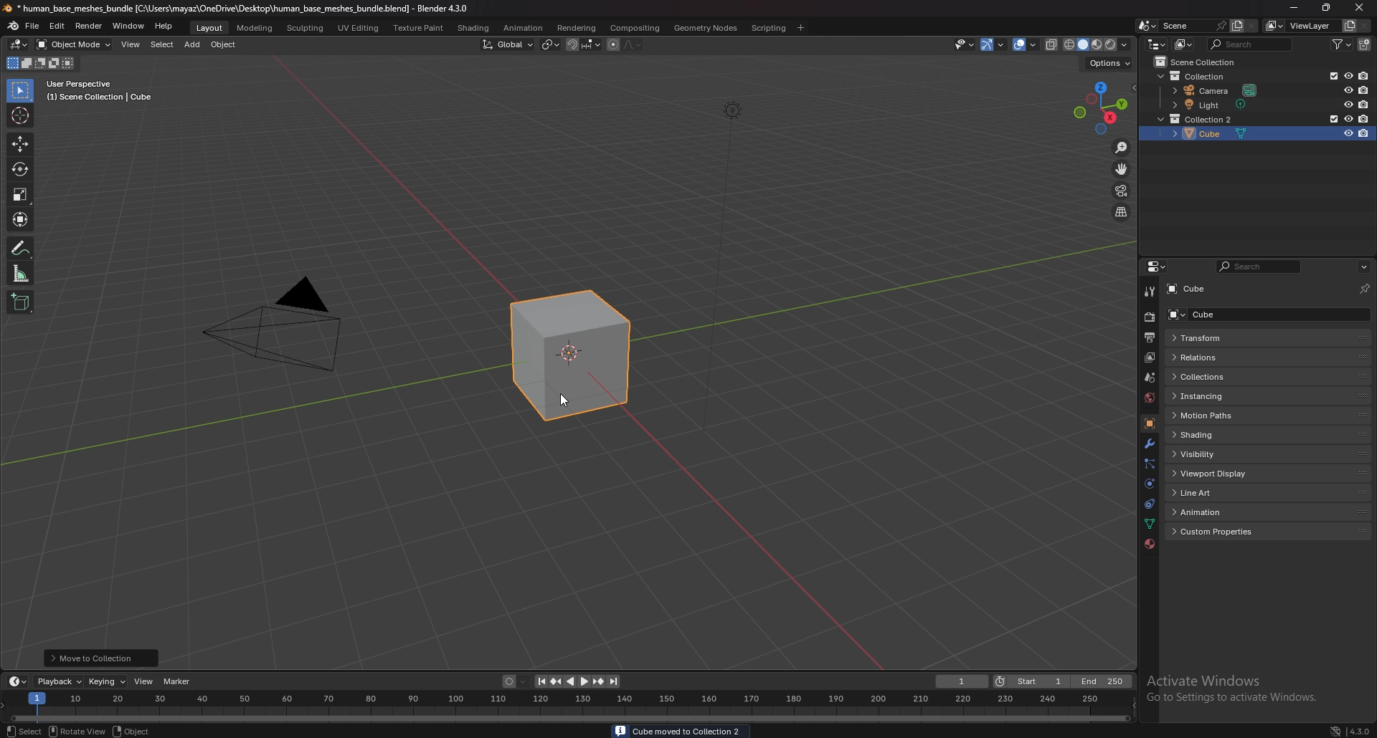 The image size is (1377, 738). Describe the element at coordinates (1326, 7) in the screenshot. I see `resize` at that location.